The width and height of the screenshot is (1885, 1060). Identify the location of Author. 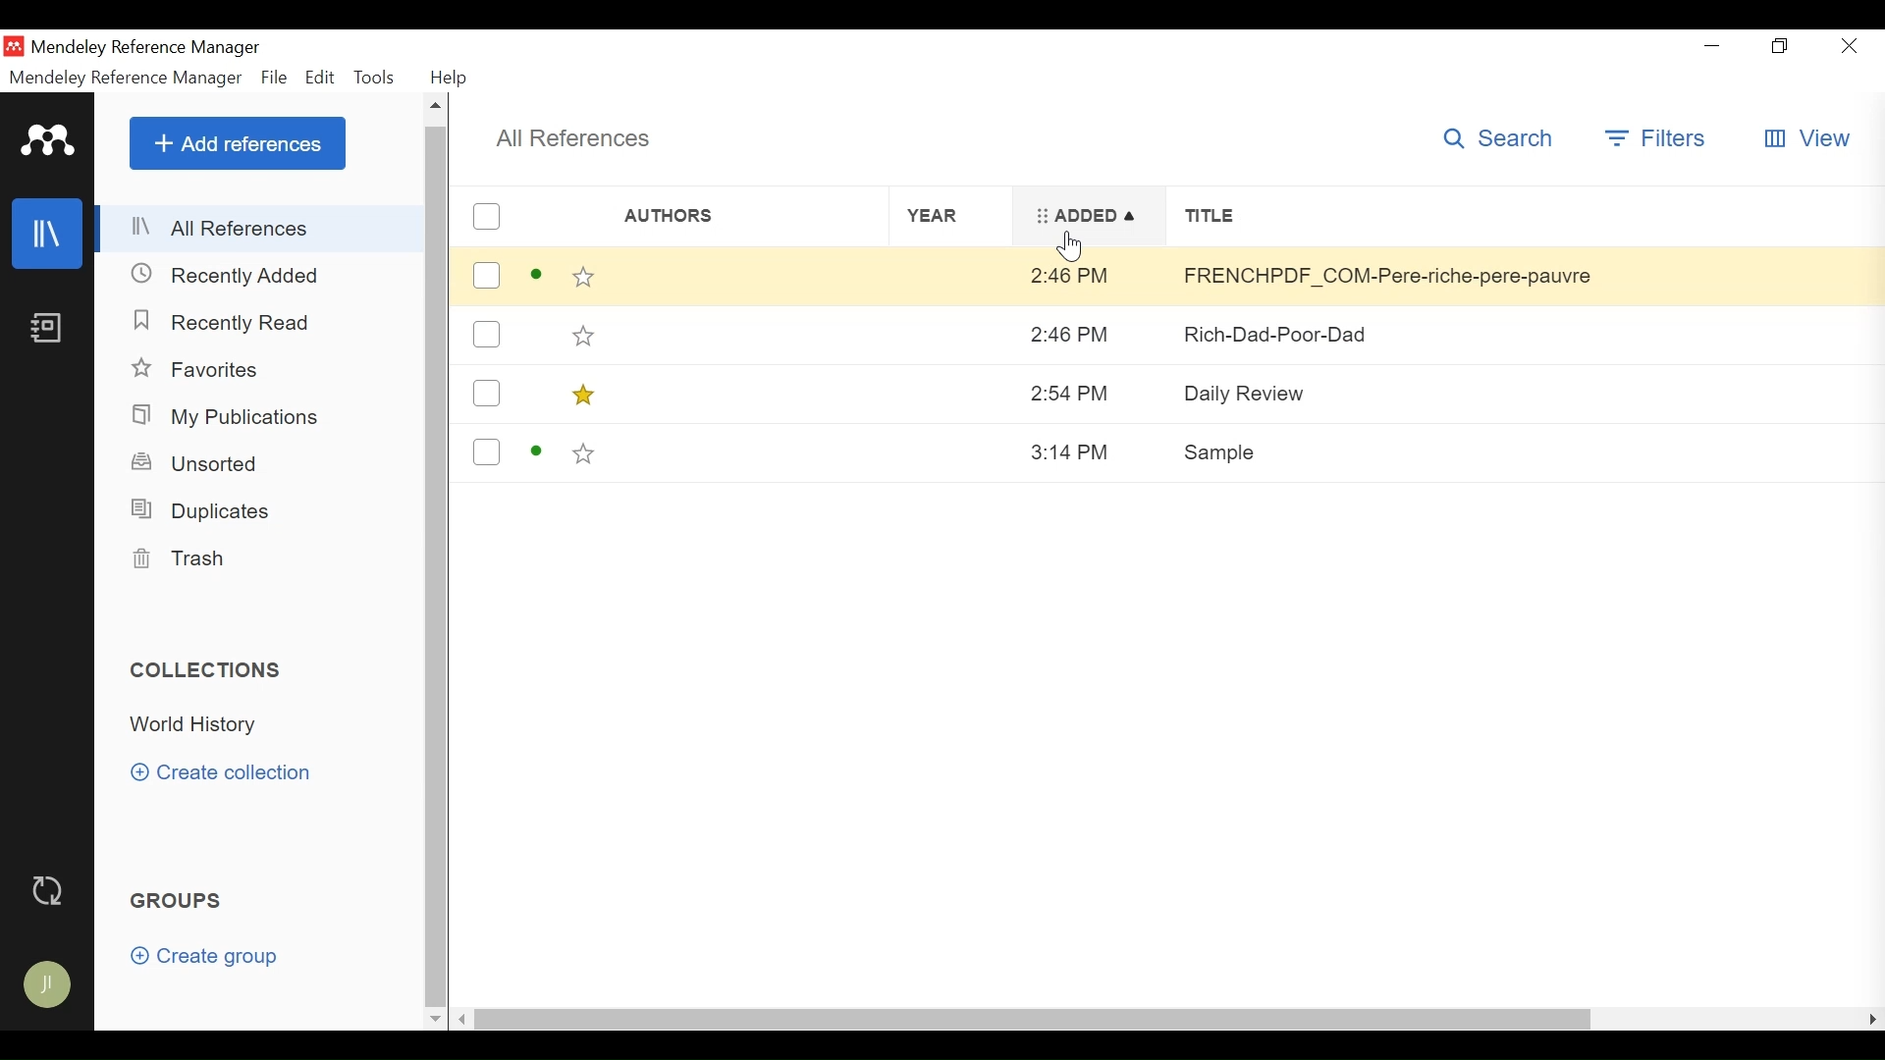
(718, 216).